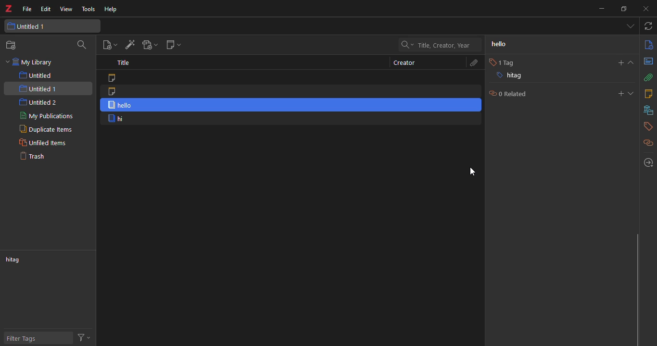  Describe the element at coordinates (27, 10) in the screenshot. I see `file` at that location.